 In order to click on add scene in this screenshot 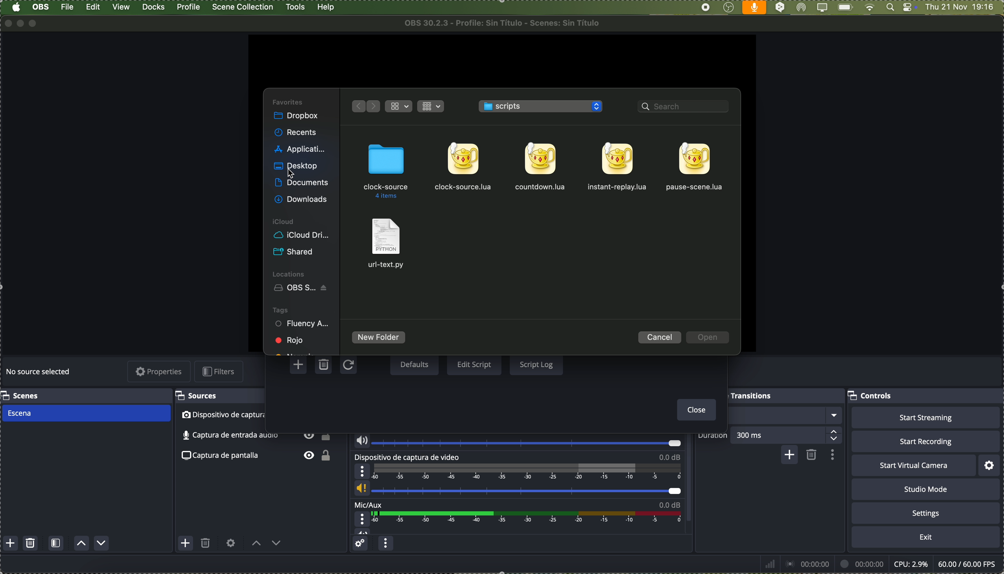, I will do `click(11, 544)`.